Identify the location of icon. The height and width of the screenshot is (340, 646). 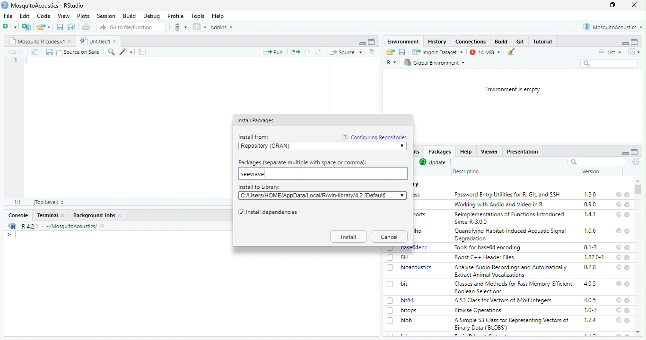
(295, 52).